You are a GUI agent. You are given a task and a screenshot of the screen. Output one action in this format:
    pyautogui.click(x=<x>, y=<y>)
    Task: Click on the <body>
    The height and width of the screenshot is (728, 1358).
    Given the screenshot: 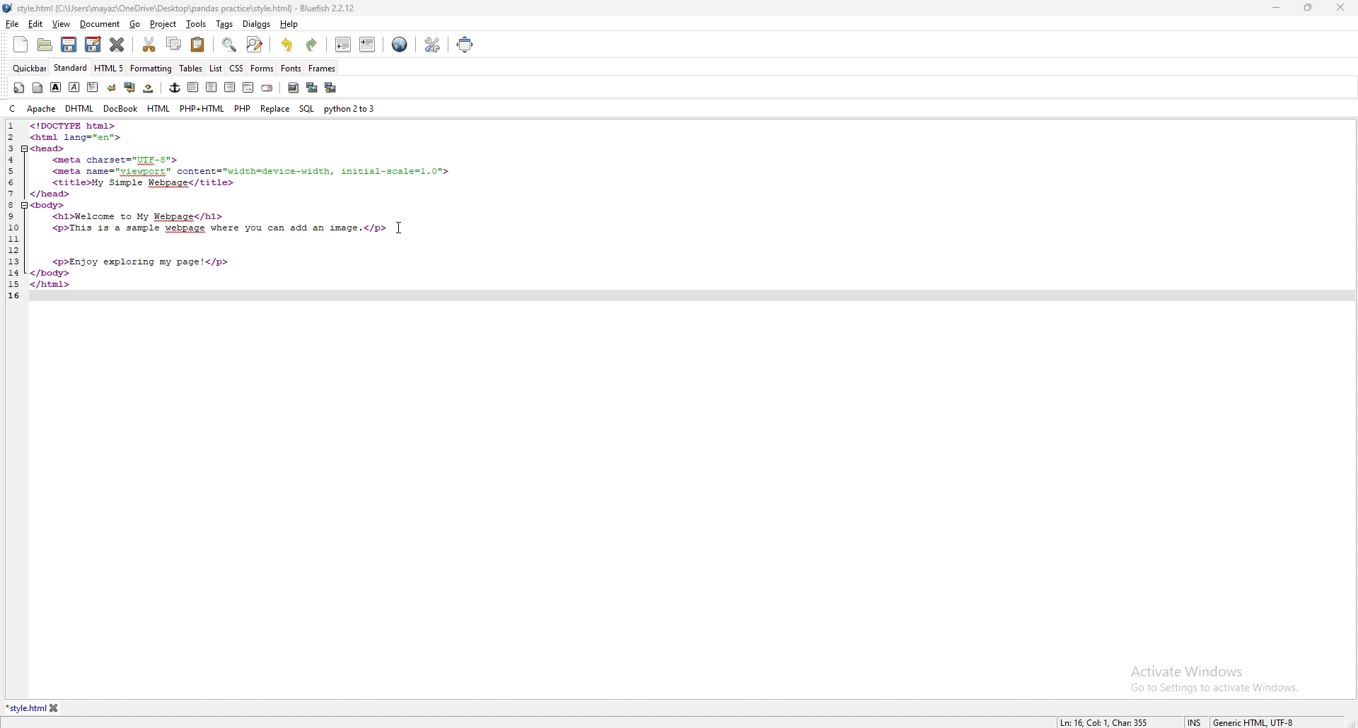 What is the action you would take?
    pyautogui.click(x=50, y=206)
    